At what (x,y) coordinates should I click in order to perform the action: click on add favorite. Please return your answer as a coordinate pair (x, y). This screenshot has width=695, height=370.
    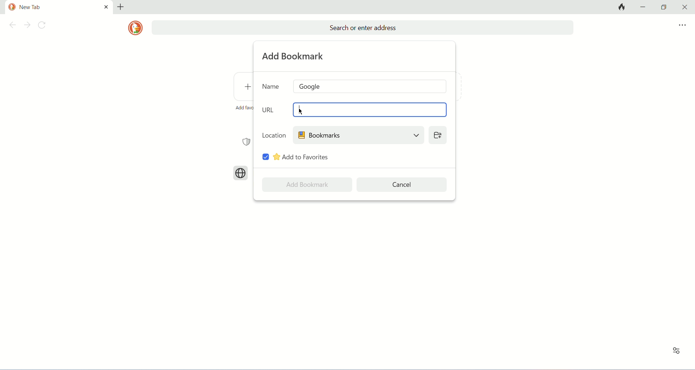
    Looking at the image, I should click on (244, 108).